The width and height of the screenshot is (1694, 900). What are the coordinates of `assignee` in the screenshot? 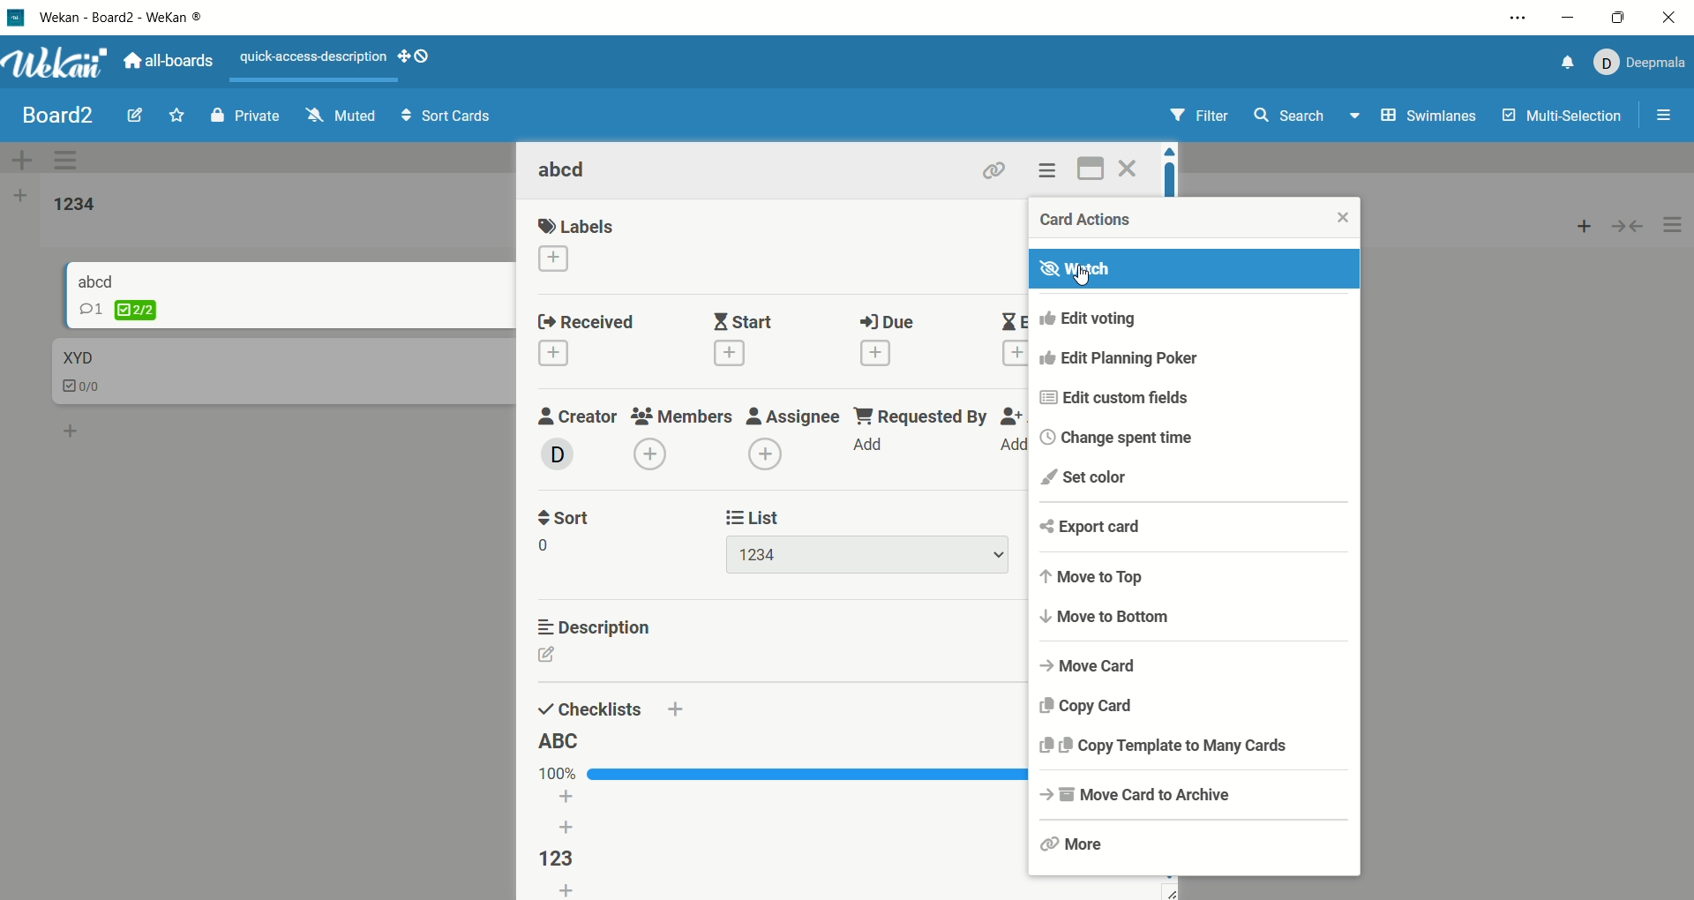 It's located at (793, 435).